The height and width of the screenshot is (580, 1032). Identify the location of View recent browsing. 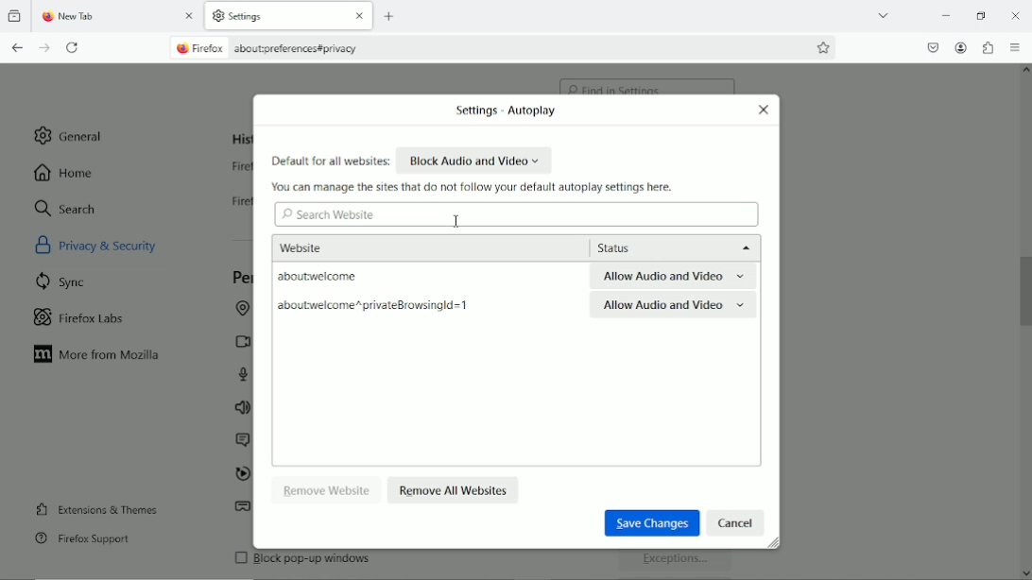
(16, 17).